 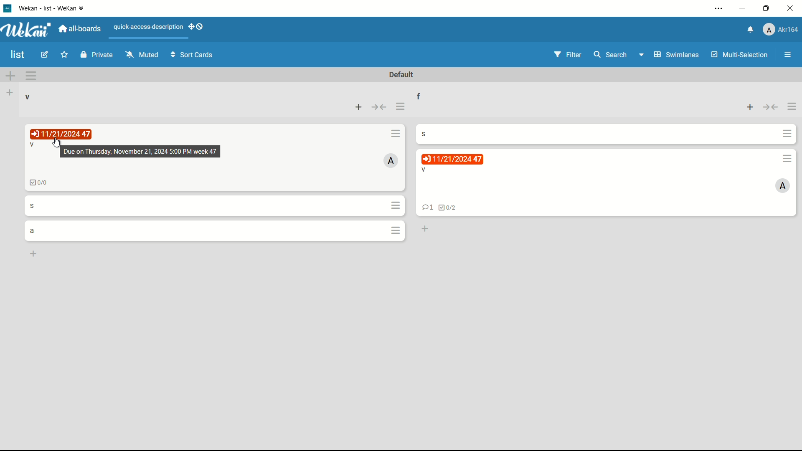 I want to click on card name, so click(x=428, y=133).